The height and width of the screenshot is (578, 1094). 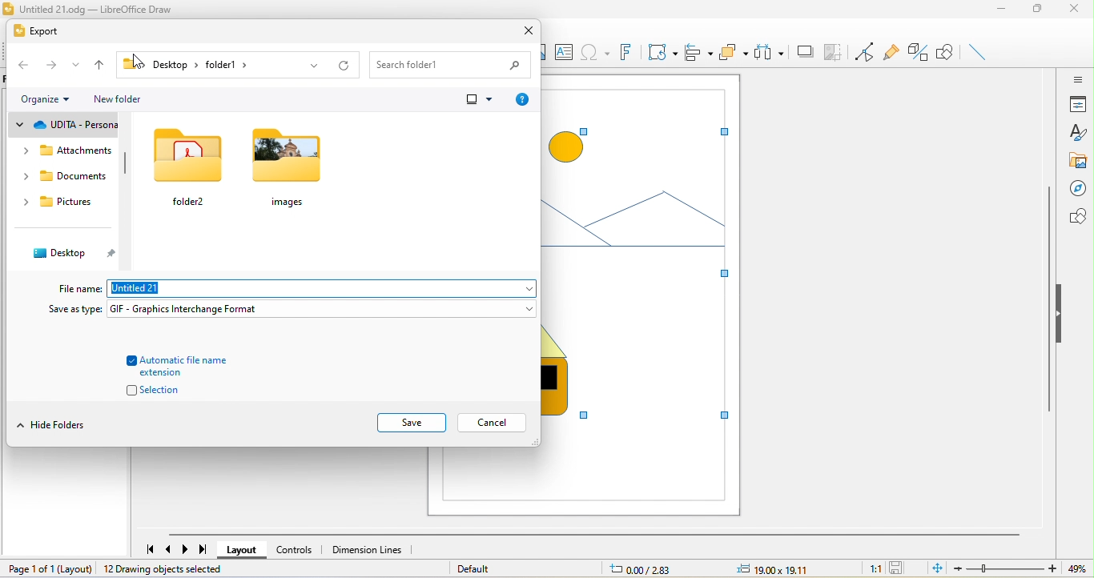 What do you see at coordinates (1076, 161) in the screenshot?
I see `gallery` at bounding box center [1076, 161].